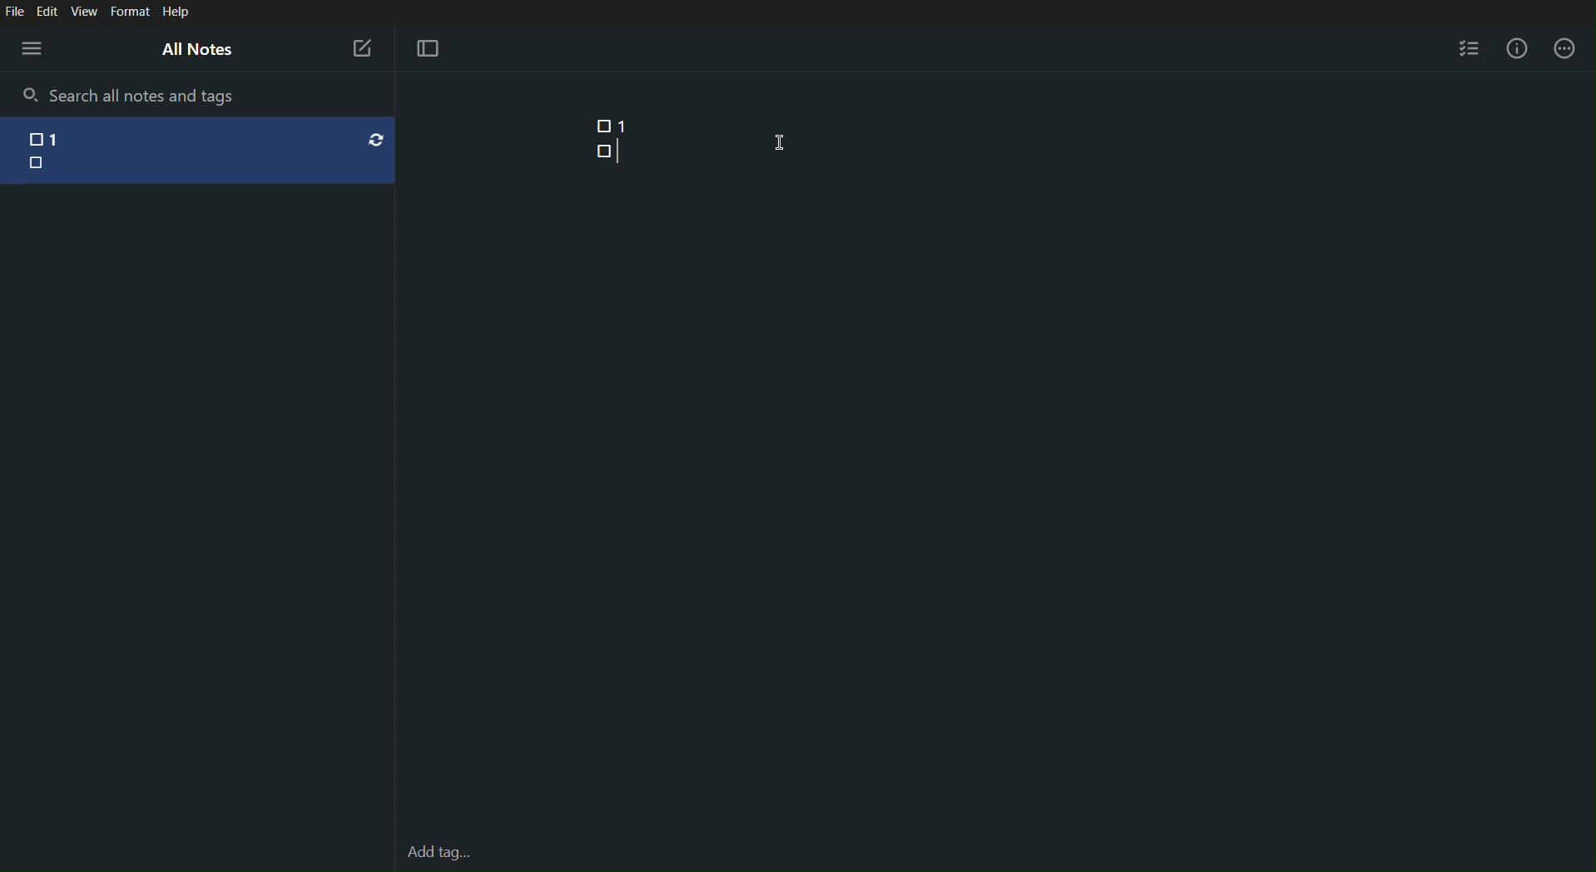  Describe the element at coordinates (624, 126) in the screenshot. I see `1` at that location.